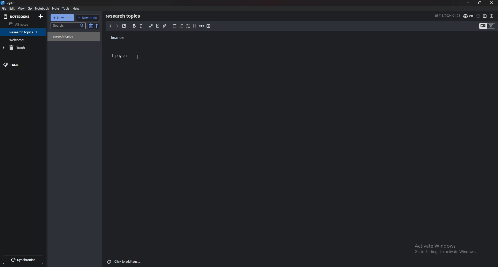  I want to click on Synchronise, so click(24, 259).